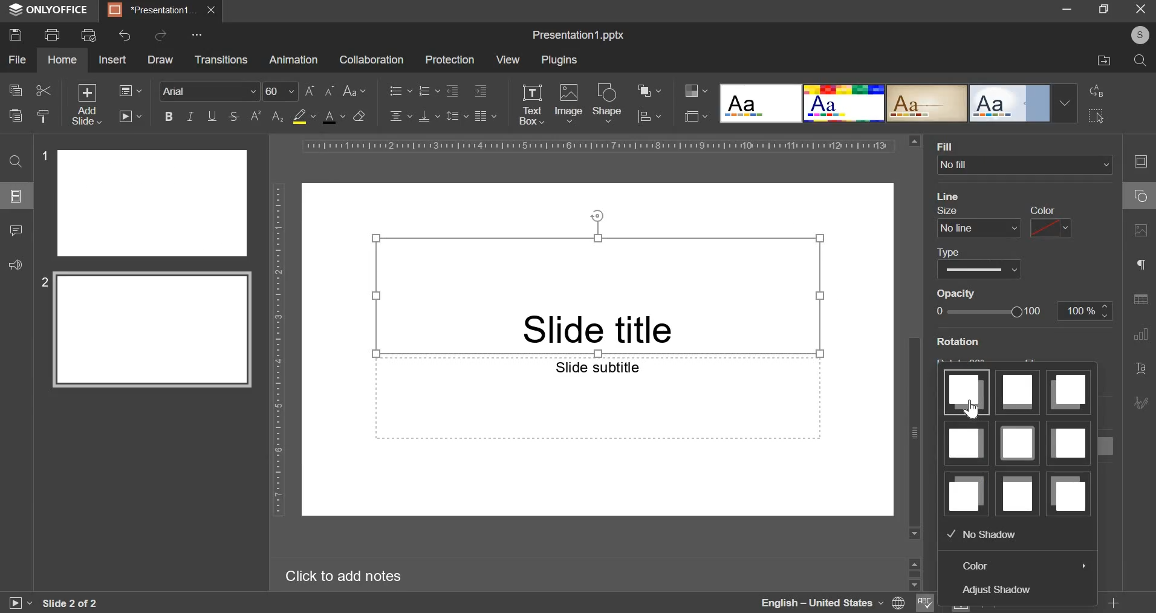 This screenshot has width=1156, height=613. I want to click on copy, so click(15, 91).